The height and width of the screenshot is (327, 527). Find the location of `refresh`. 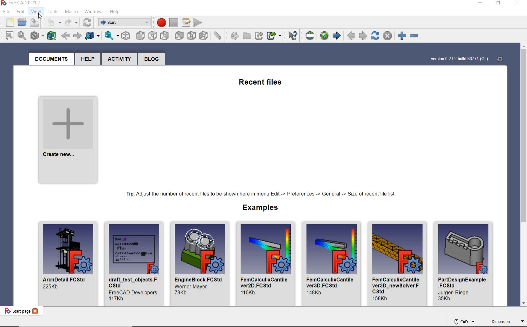

refresh is located at coordinates (87, 23).